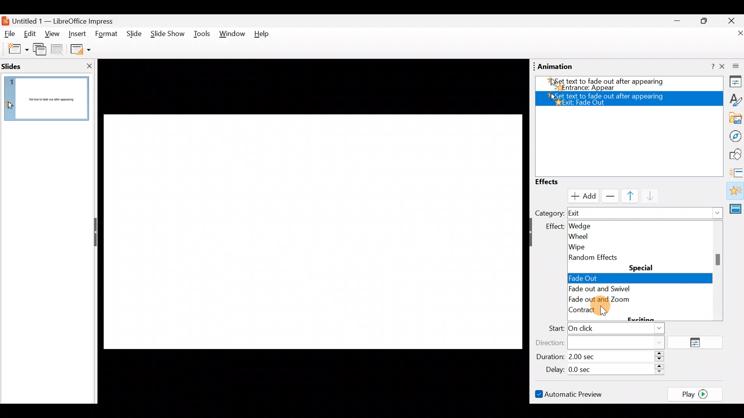  What do you see at coordinates (736, 172) in the screenshot?
I see `Slides transition` at bounding box center [736, 172].